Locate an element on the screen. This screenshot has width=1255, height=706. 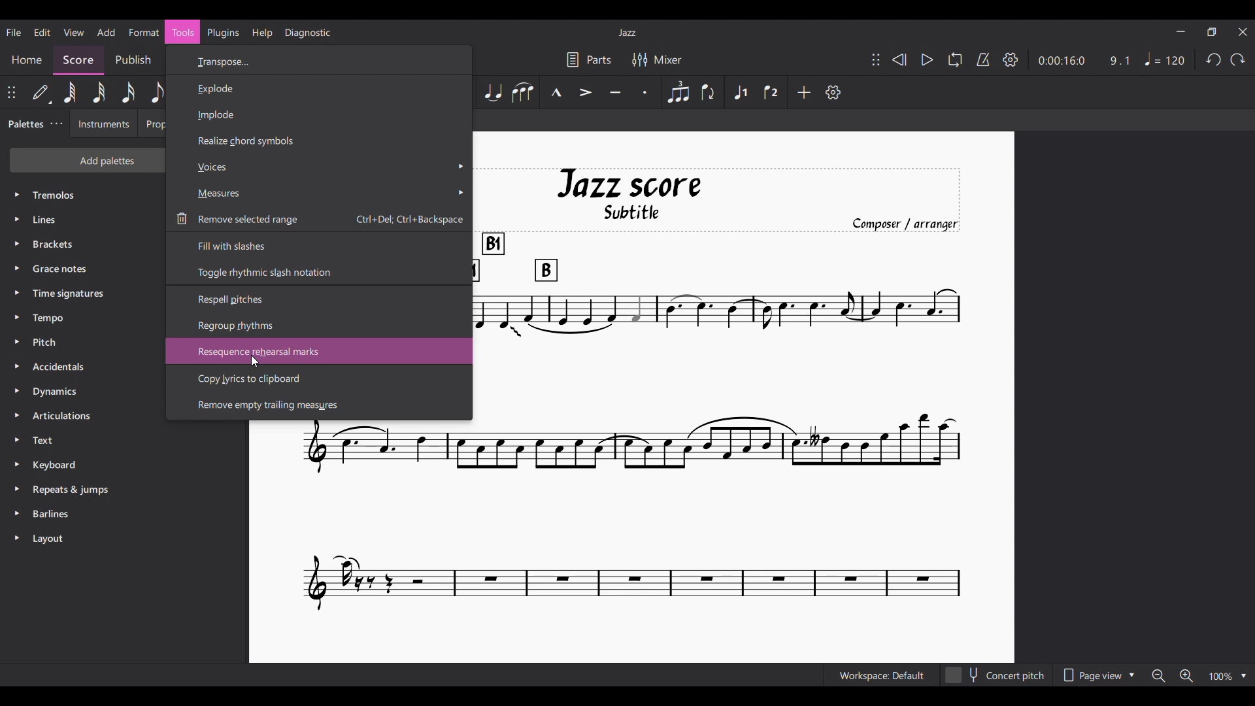
Remove empty trailing measures is located at coordinates (320, 405).